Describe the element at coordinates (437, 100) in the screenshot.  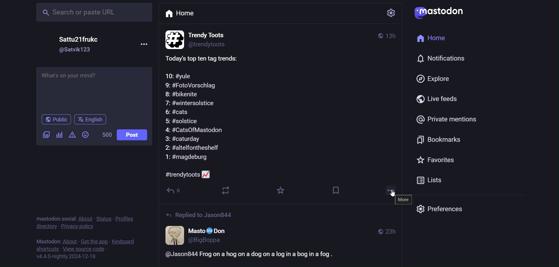
I see `live feeds` at that location.